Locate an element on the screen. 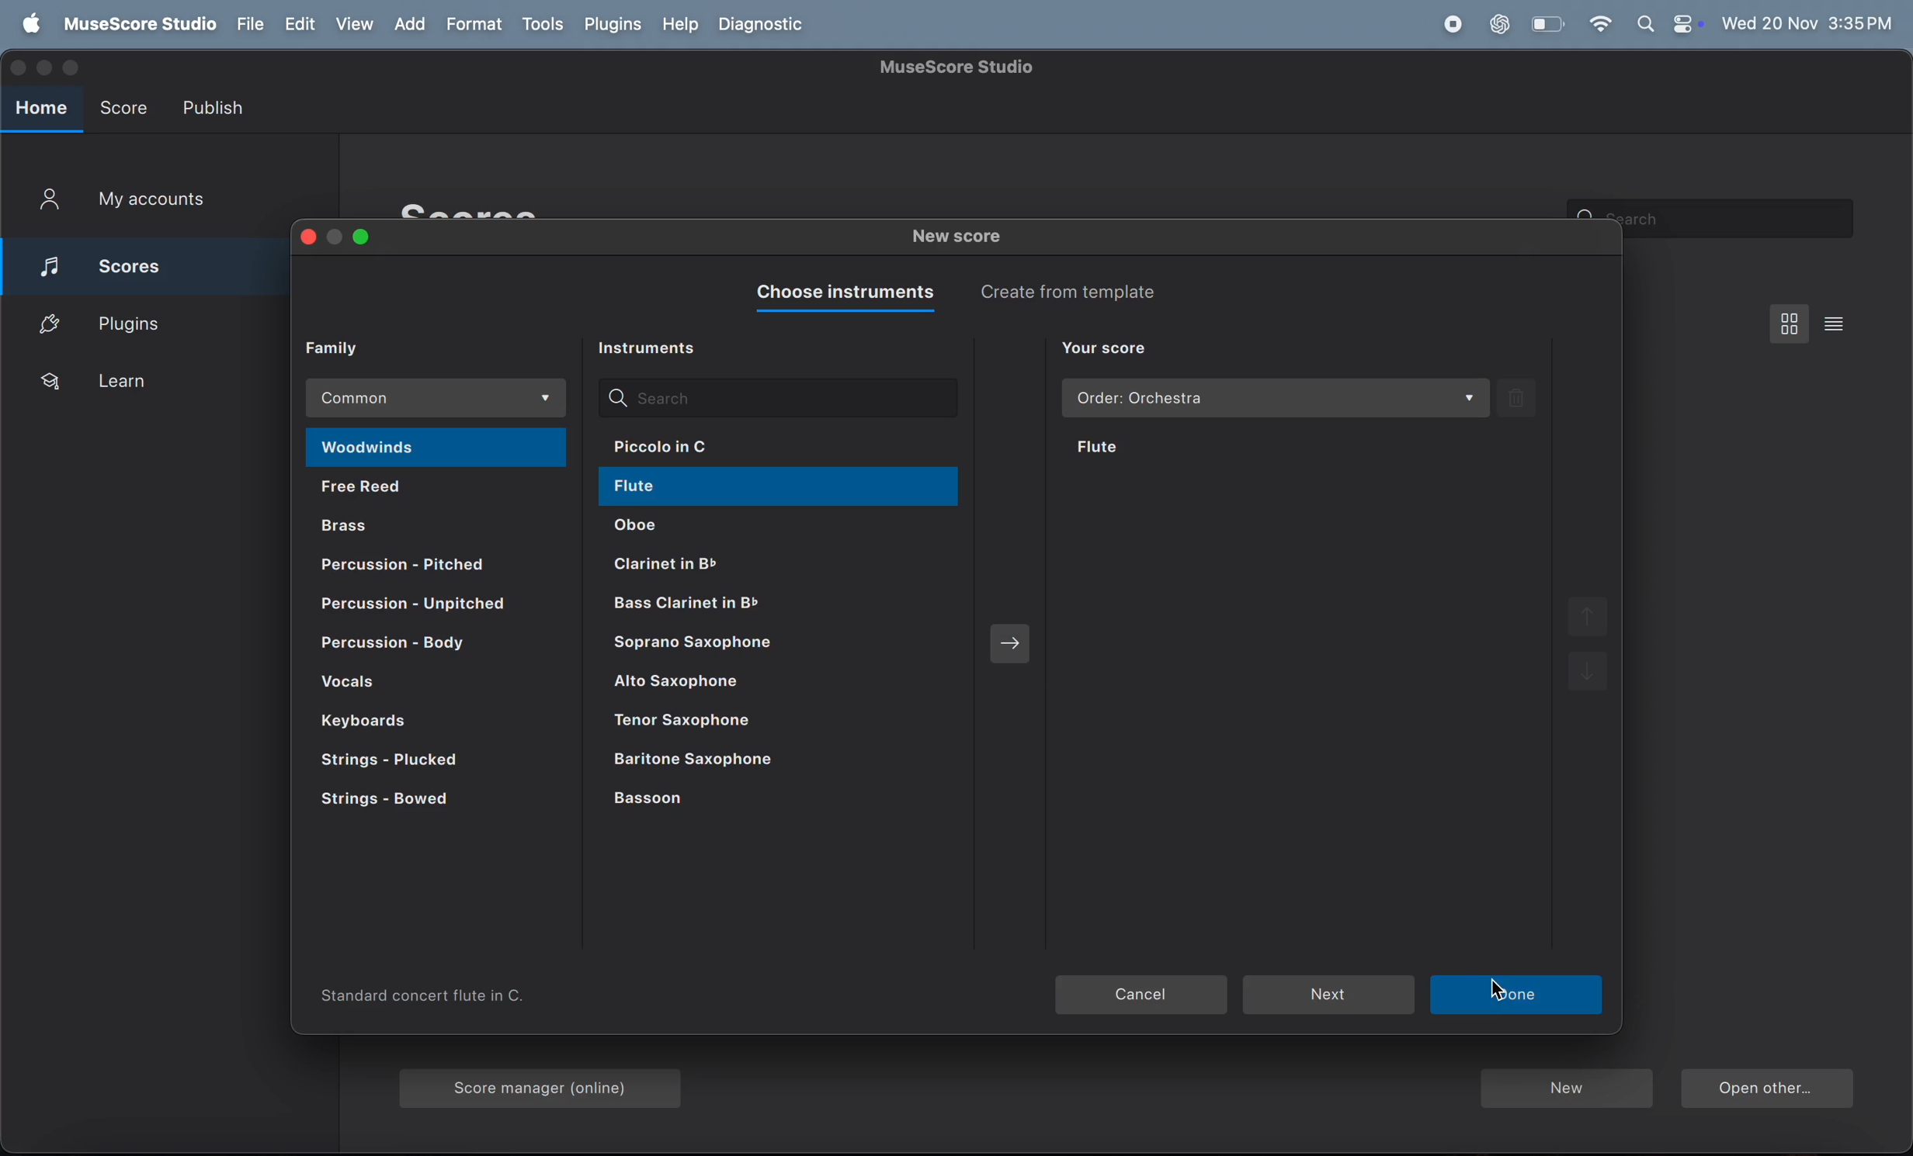 This screenshot has height=1156, width=1913. common is located at coordinates (439, 398).